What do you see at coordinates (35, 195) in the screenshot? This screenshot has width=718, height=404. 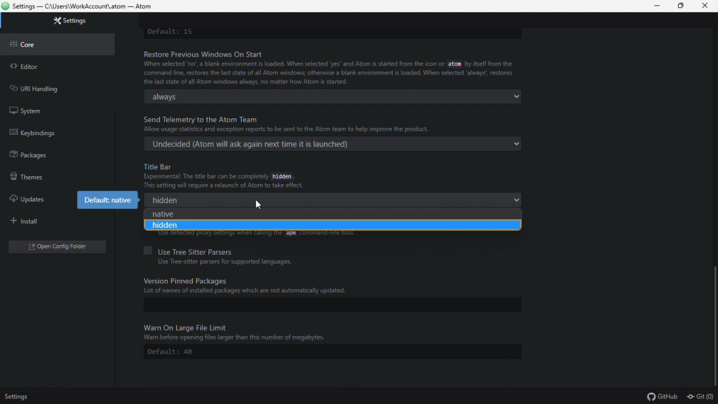 I see `Updates` at bounding box center [35, 195].